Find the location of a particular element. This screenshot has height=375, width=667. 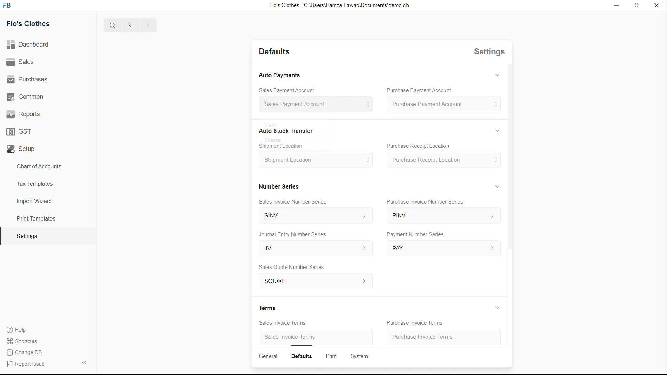

Chart of Accounts is located at coordinates (37, 166).